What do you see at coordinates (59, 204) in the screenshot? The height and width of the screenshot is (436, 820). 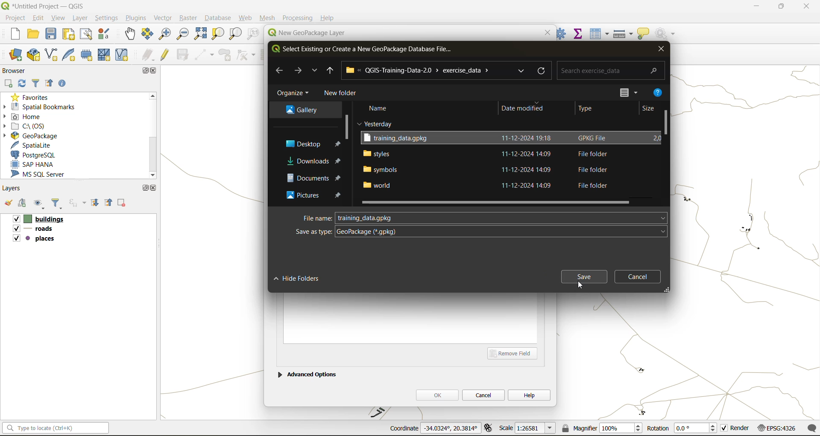 I see `filter` at bounding box center [59, 204].